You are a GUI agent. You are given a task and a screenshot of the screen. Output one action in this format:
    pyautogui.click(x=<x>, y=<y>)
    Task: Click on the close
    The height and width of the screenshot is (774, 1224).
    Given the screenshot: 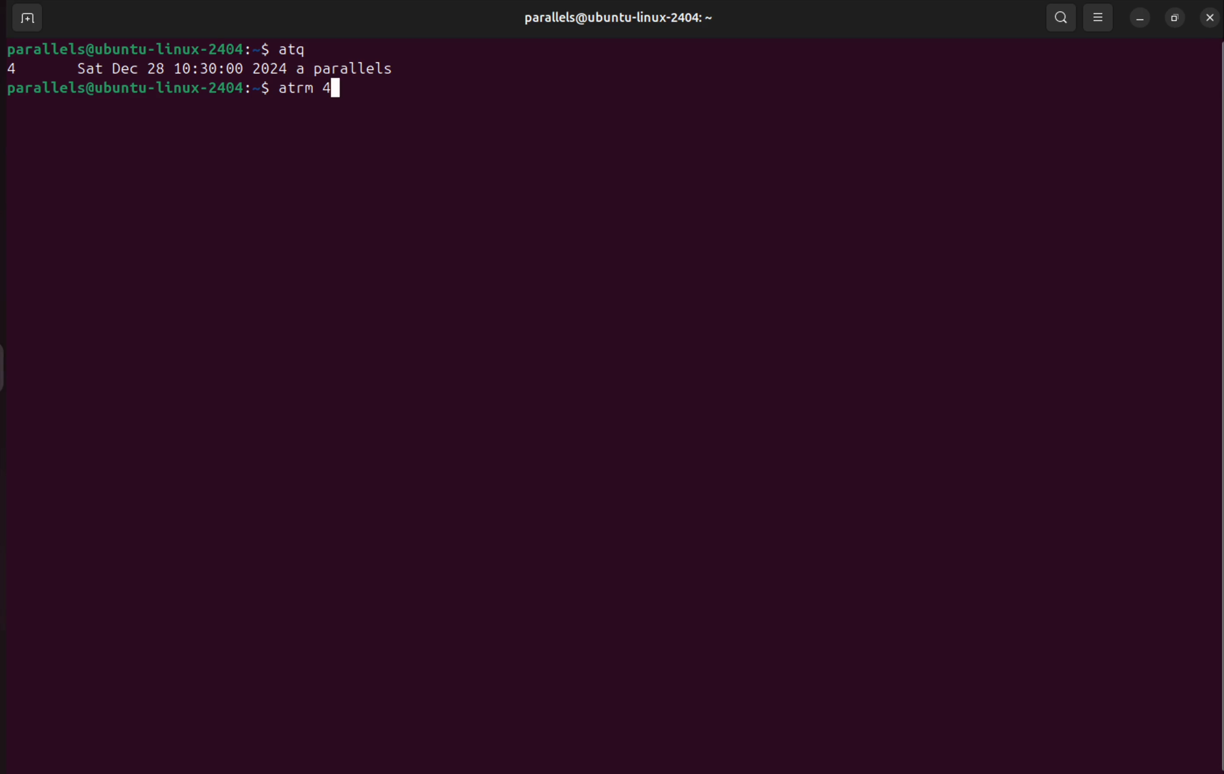 What is the action you would take?
    pyautogui.click(x=1208, y=15)
    